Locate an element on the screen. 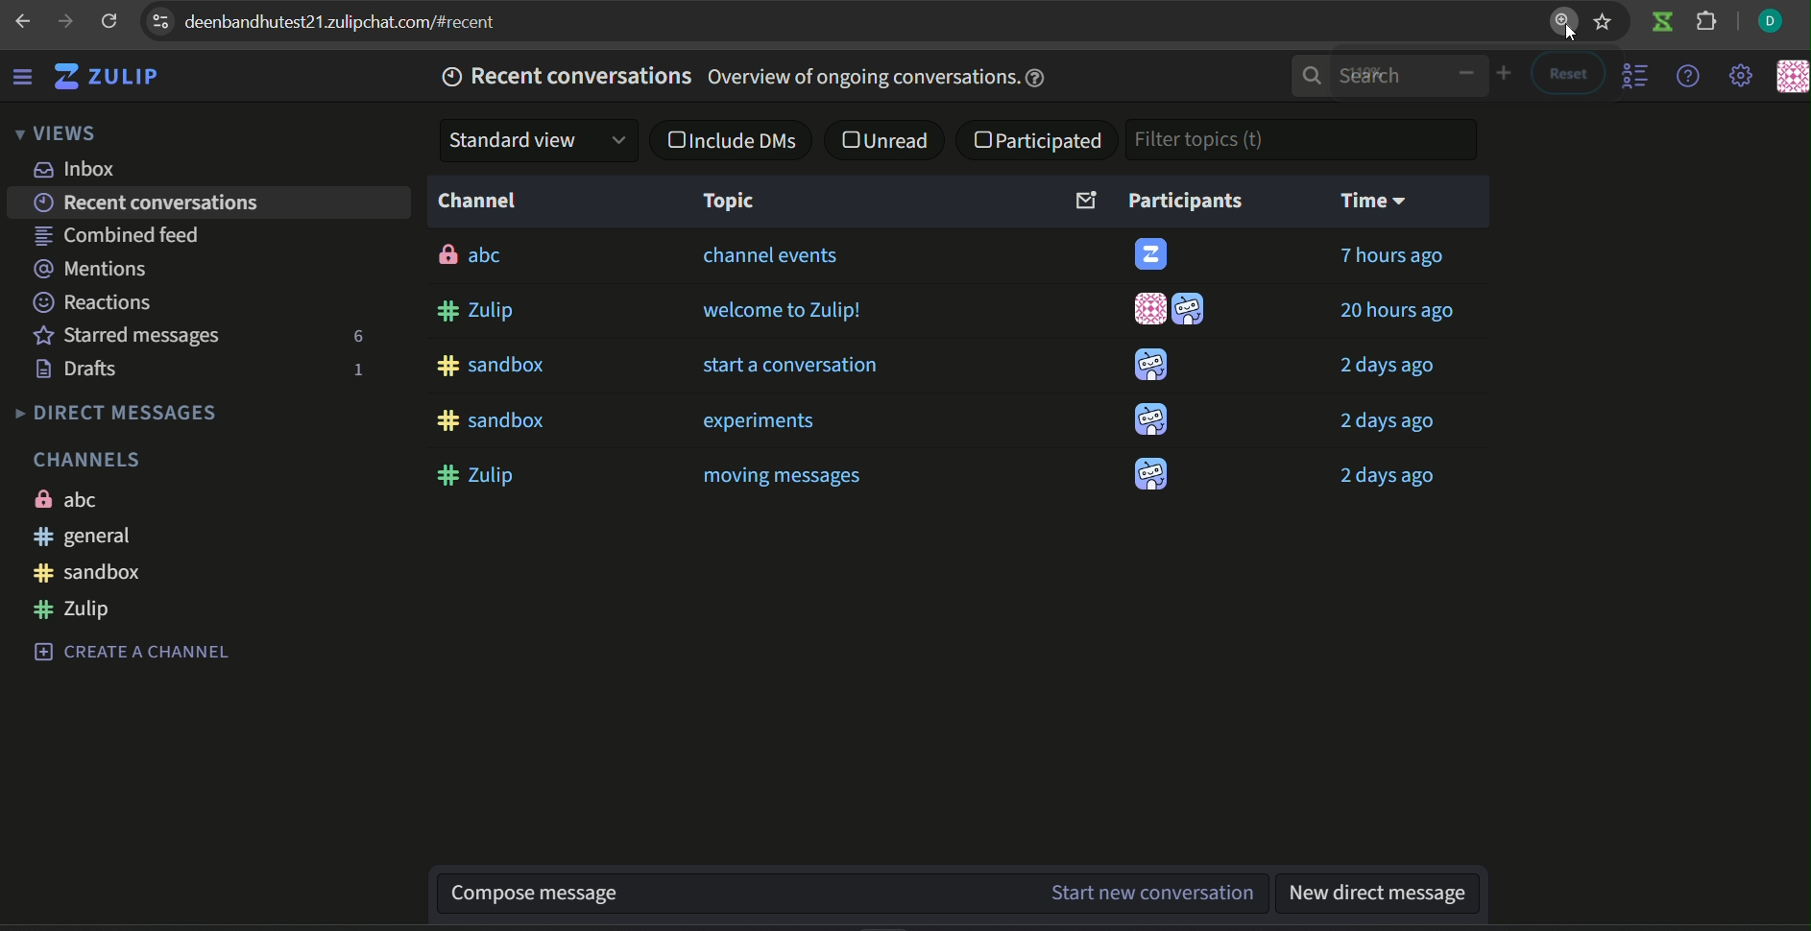 The height and width of the screenshot is (931, 1811). drafts is located at coordinates (81, 370).